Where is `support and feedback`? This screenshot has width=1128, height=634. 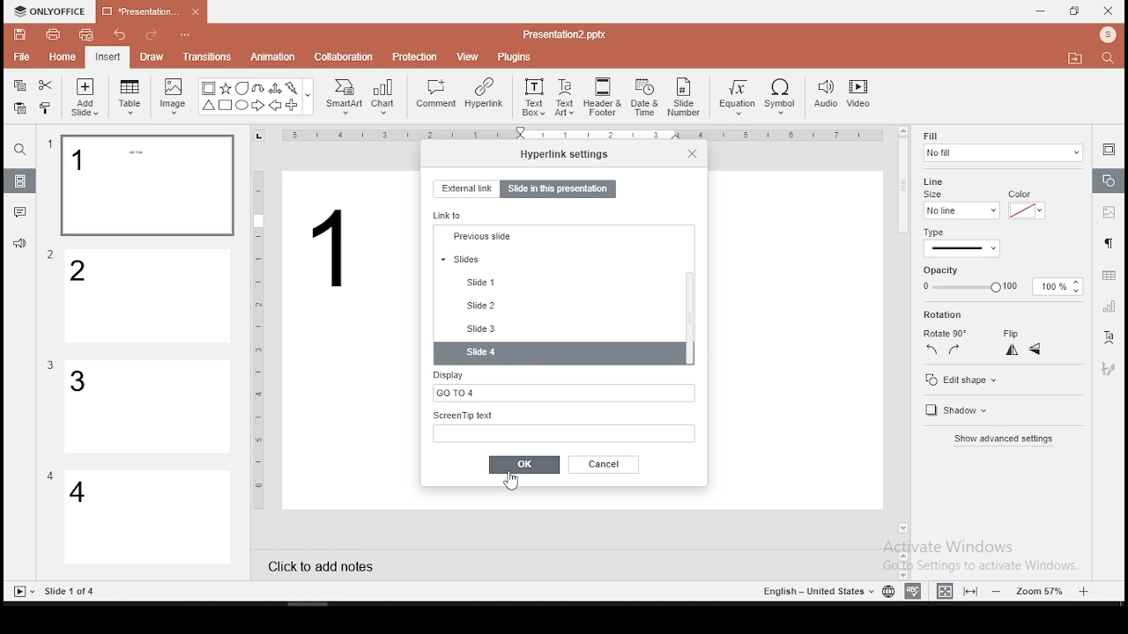
support and feedback is located at coordinates (19, 246).